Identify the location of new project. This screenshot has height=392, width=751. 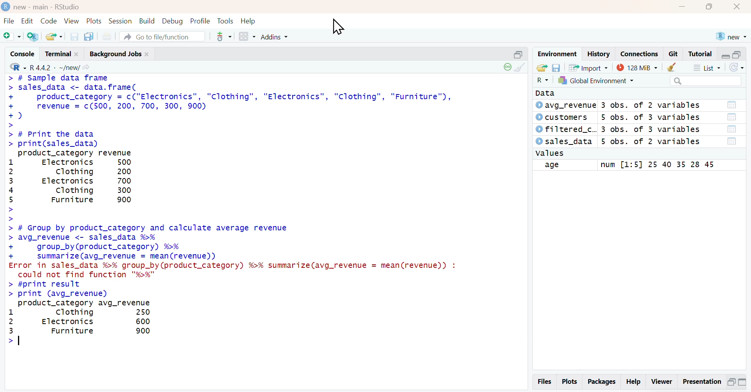
(731, 36).